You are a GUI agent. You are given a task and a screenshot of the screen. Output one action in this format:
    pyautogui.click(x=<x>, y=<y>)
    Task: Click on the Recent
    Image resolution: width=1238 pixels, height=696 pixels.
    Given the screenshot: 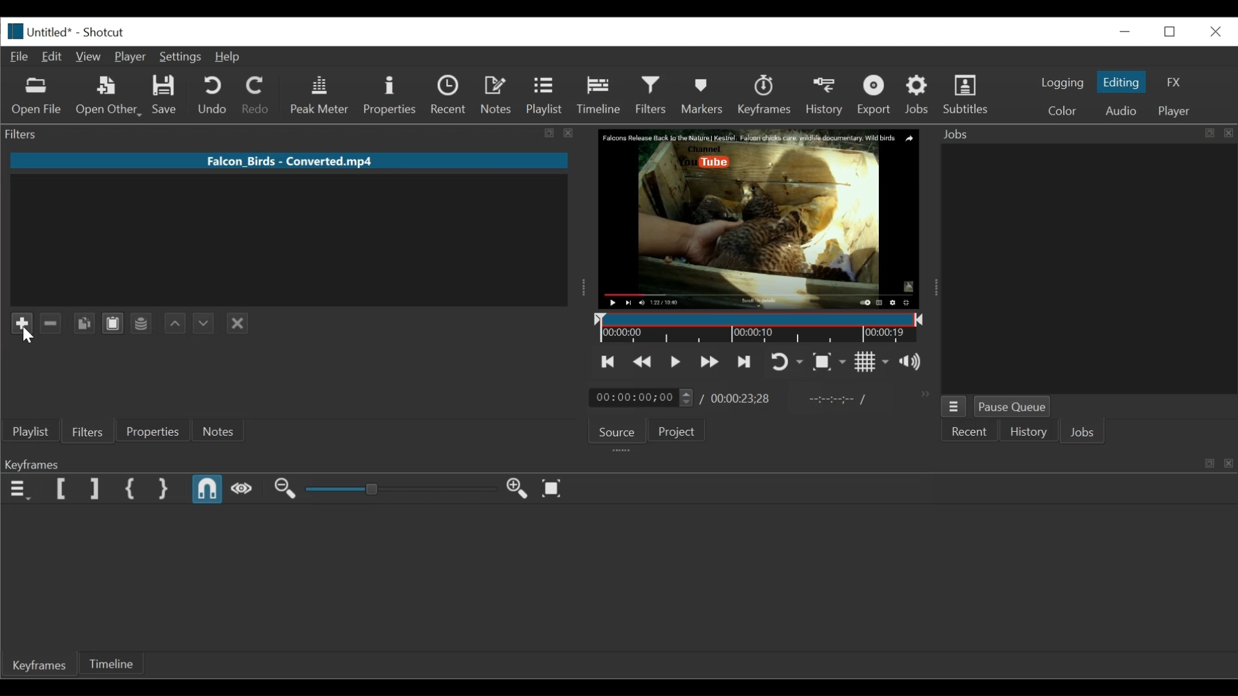 What is the action you would take?
    pyautogui.click(x=970, y=431)
    